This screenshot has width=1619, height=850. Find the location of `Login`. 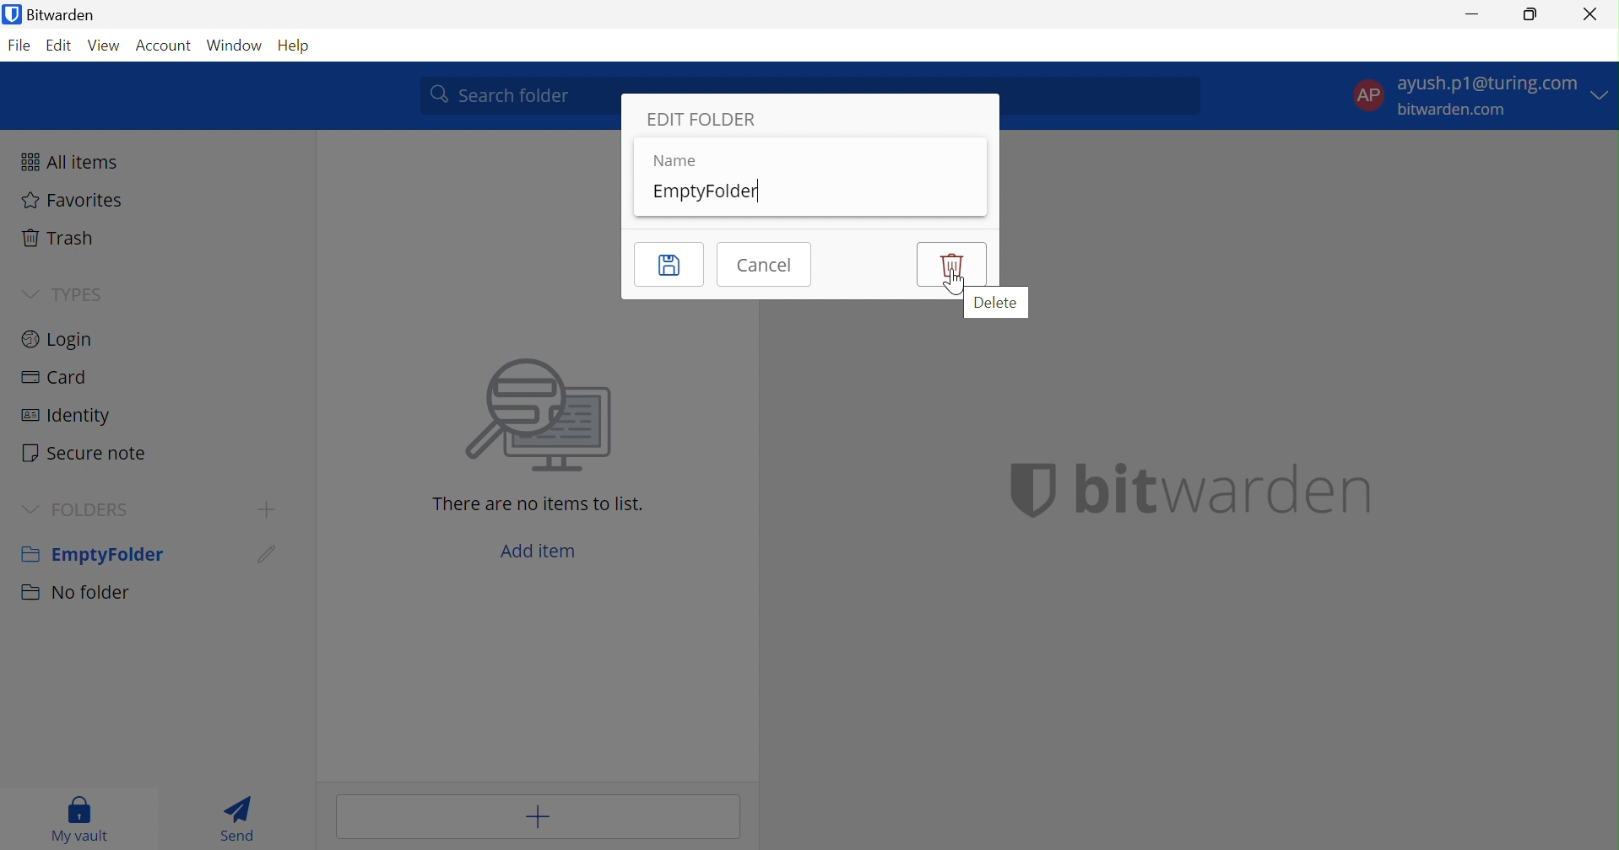

Login is located at coordinates (57, 337).